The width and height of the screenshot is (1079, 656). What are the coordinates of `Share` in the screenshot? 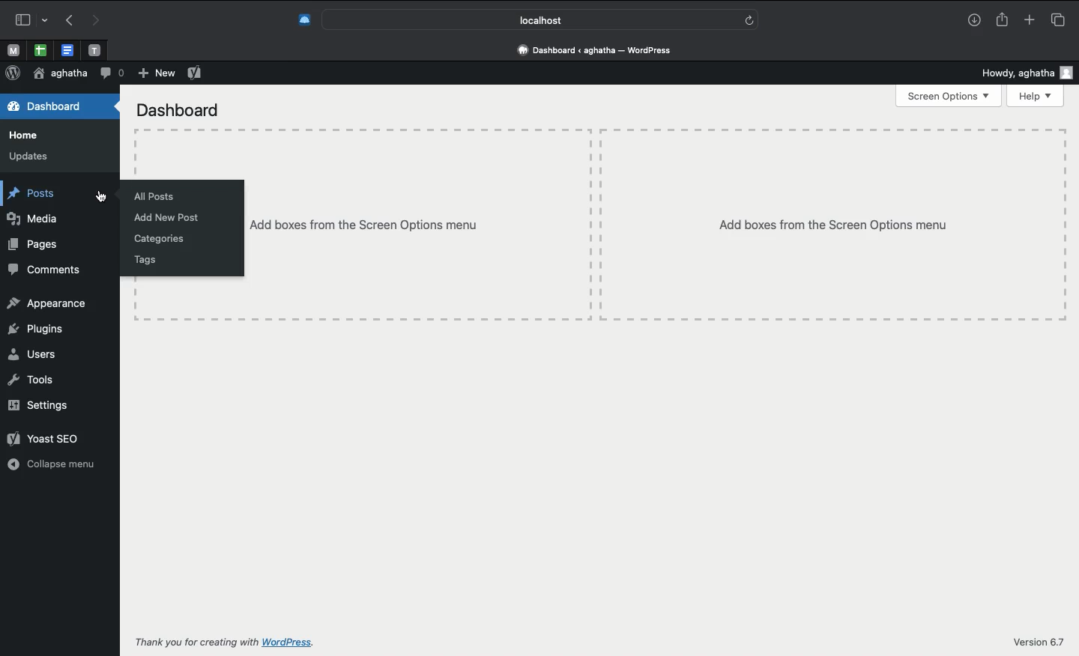 It's located at (1004, 20).